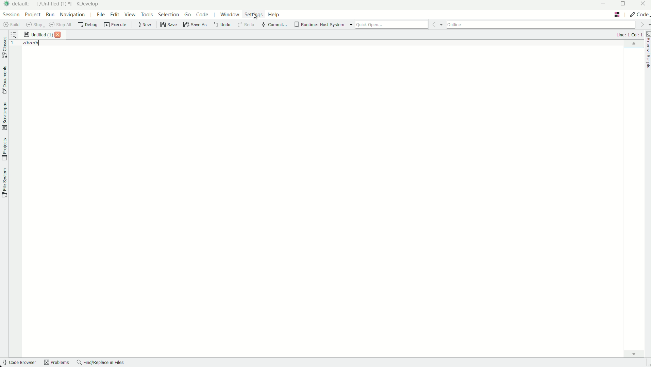 The width and height of the screenshot is (651, 367). Describe the element at coordinates (541, 23) in the screenshot. I see `outline` at that location.